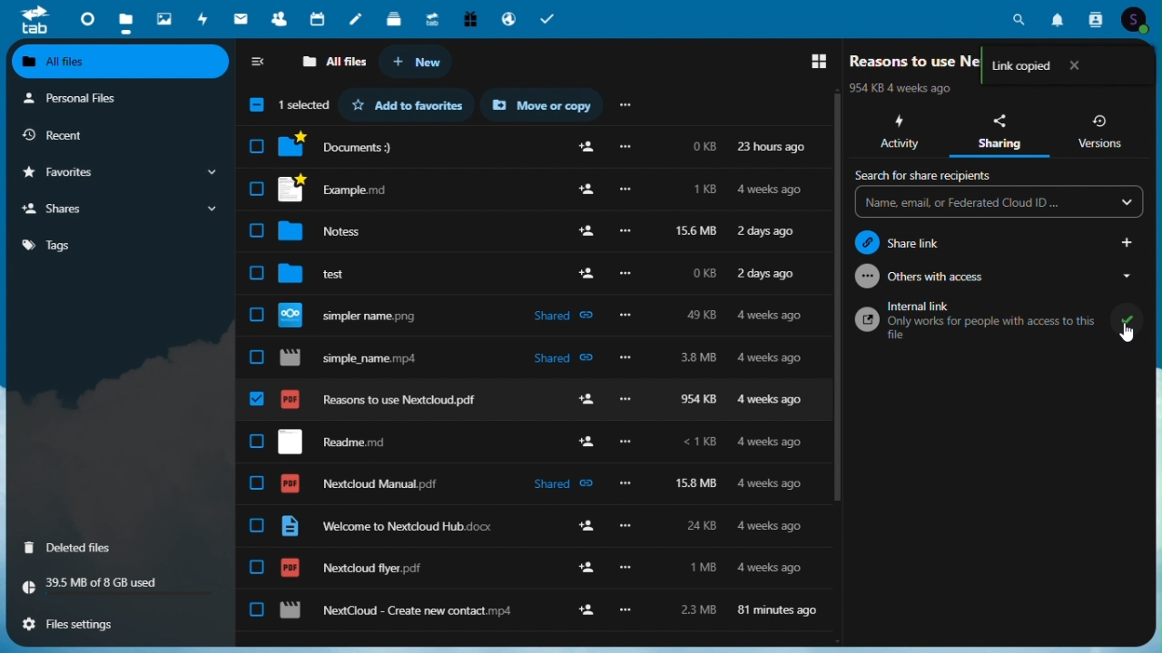 This screenshot has width=1162, height=653. I want to click on more options, so click(625, 147).